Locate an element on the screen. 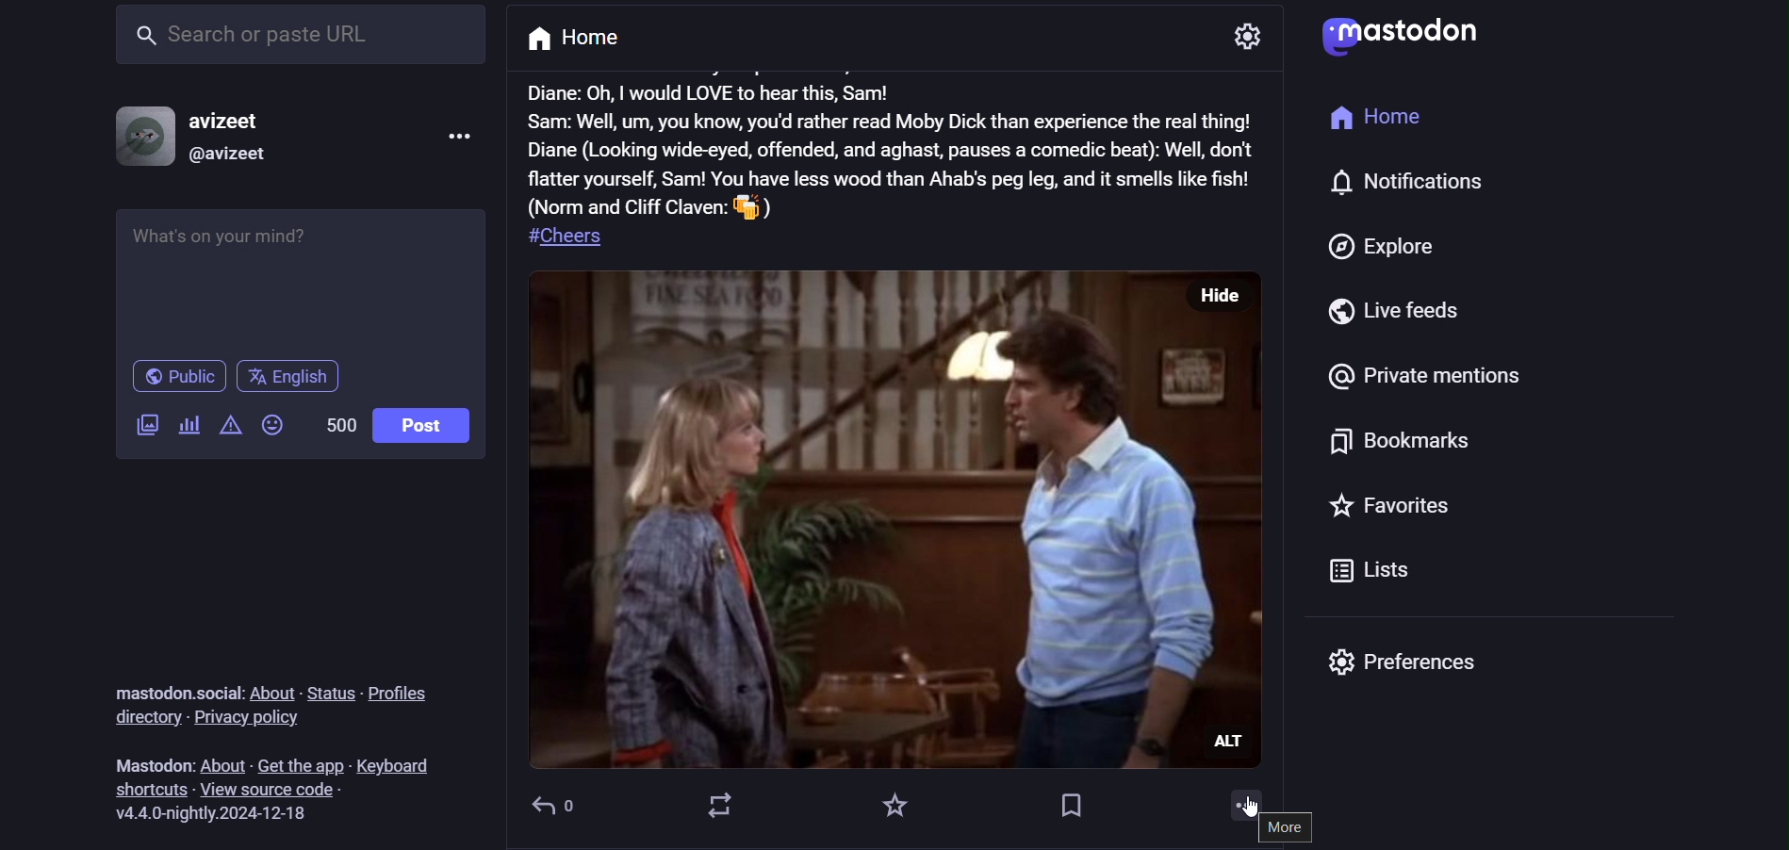 The width and height of the screenshot is (1789, 850). explore is located at coordinates (1388, 245).